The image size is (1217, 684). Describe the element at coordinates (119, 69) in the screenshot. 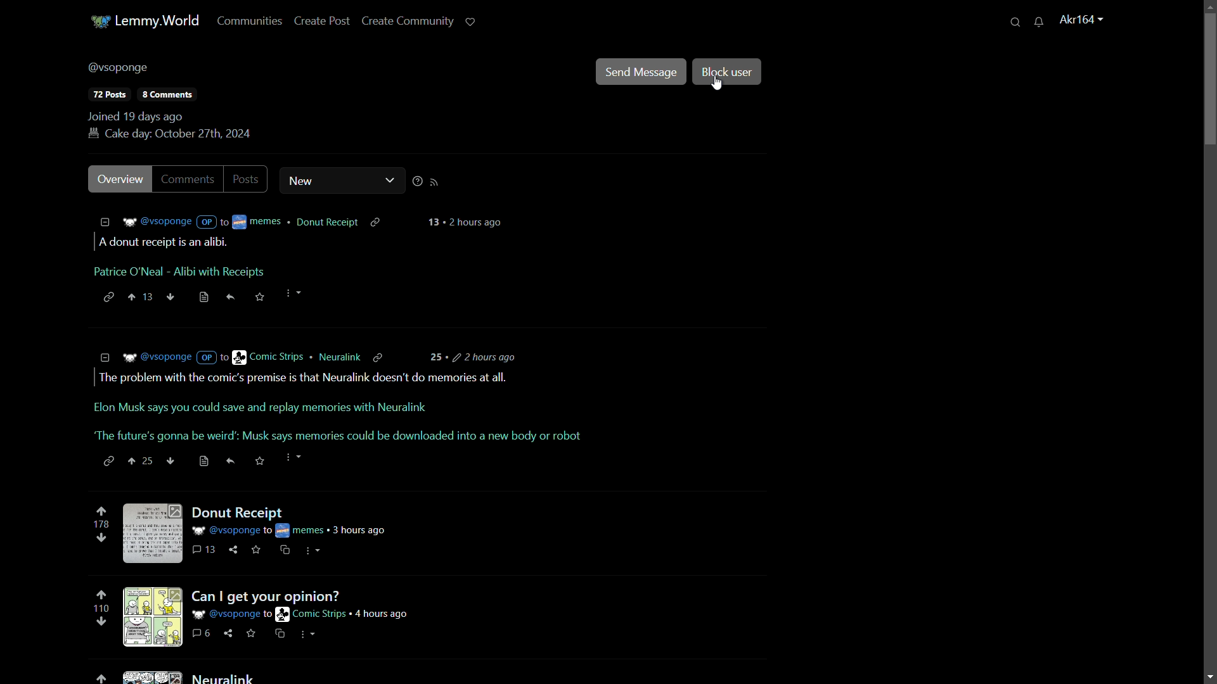

I see `username` at that location.